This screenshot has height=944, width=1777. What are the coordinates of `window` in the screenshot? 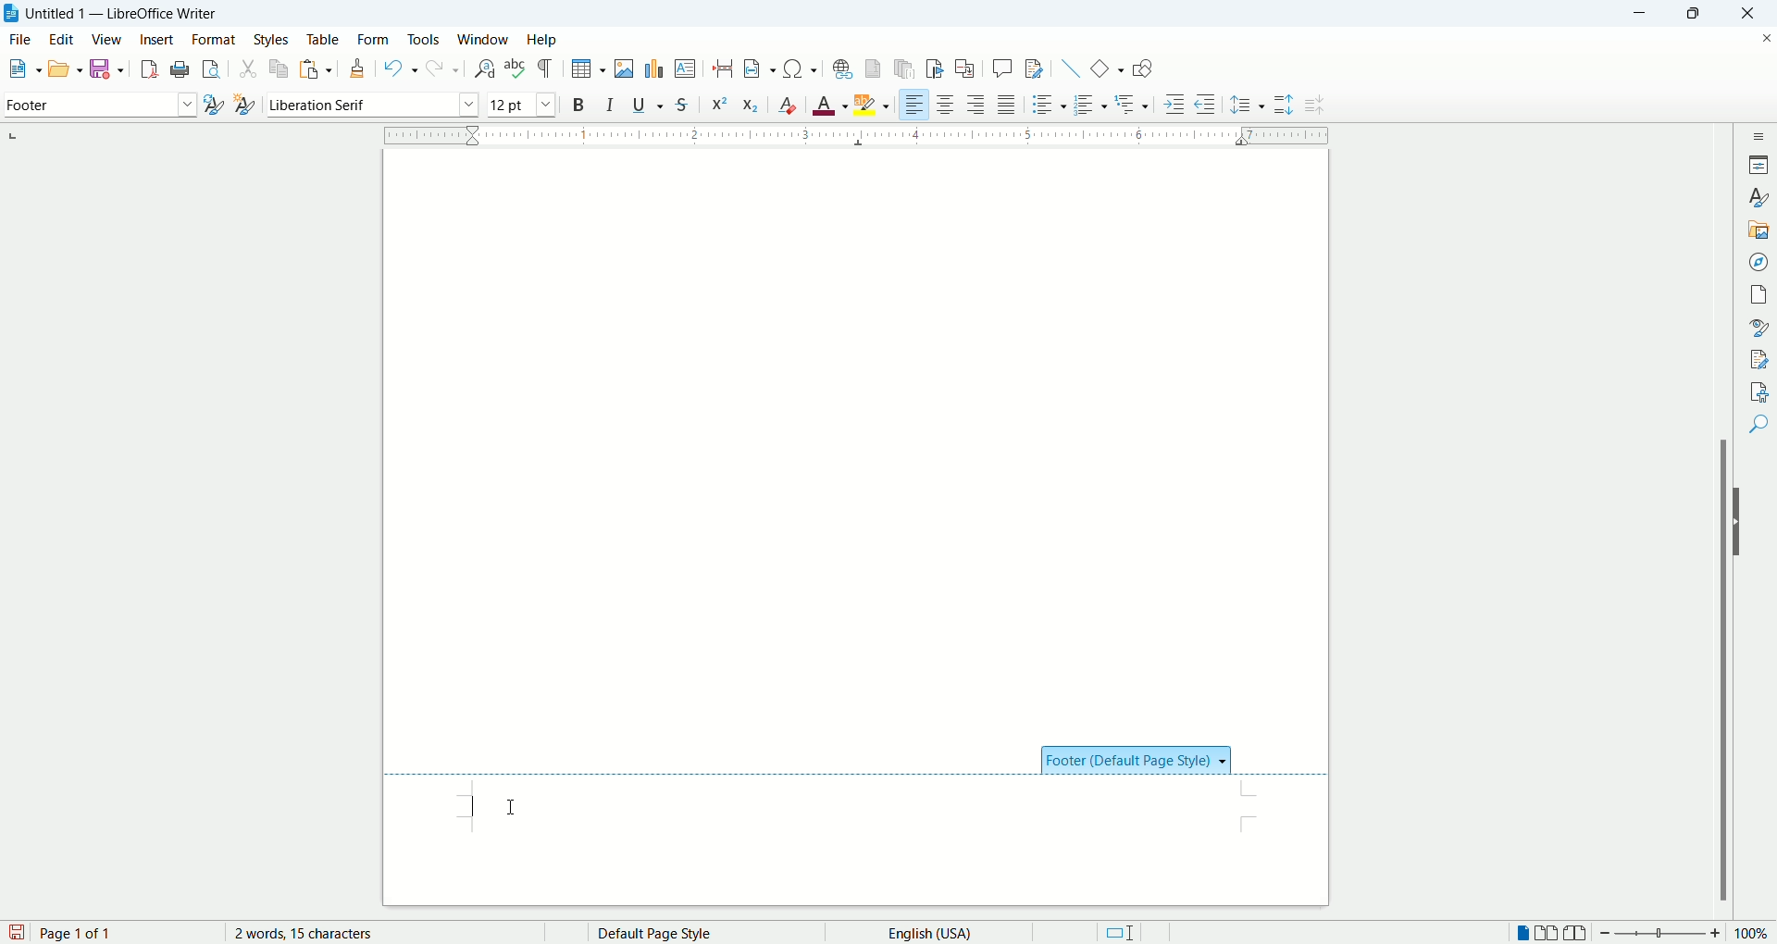 It's located at (484, 40).